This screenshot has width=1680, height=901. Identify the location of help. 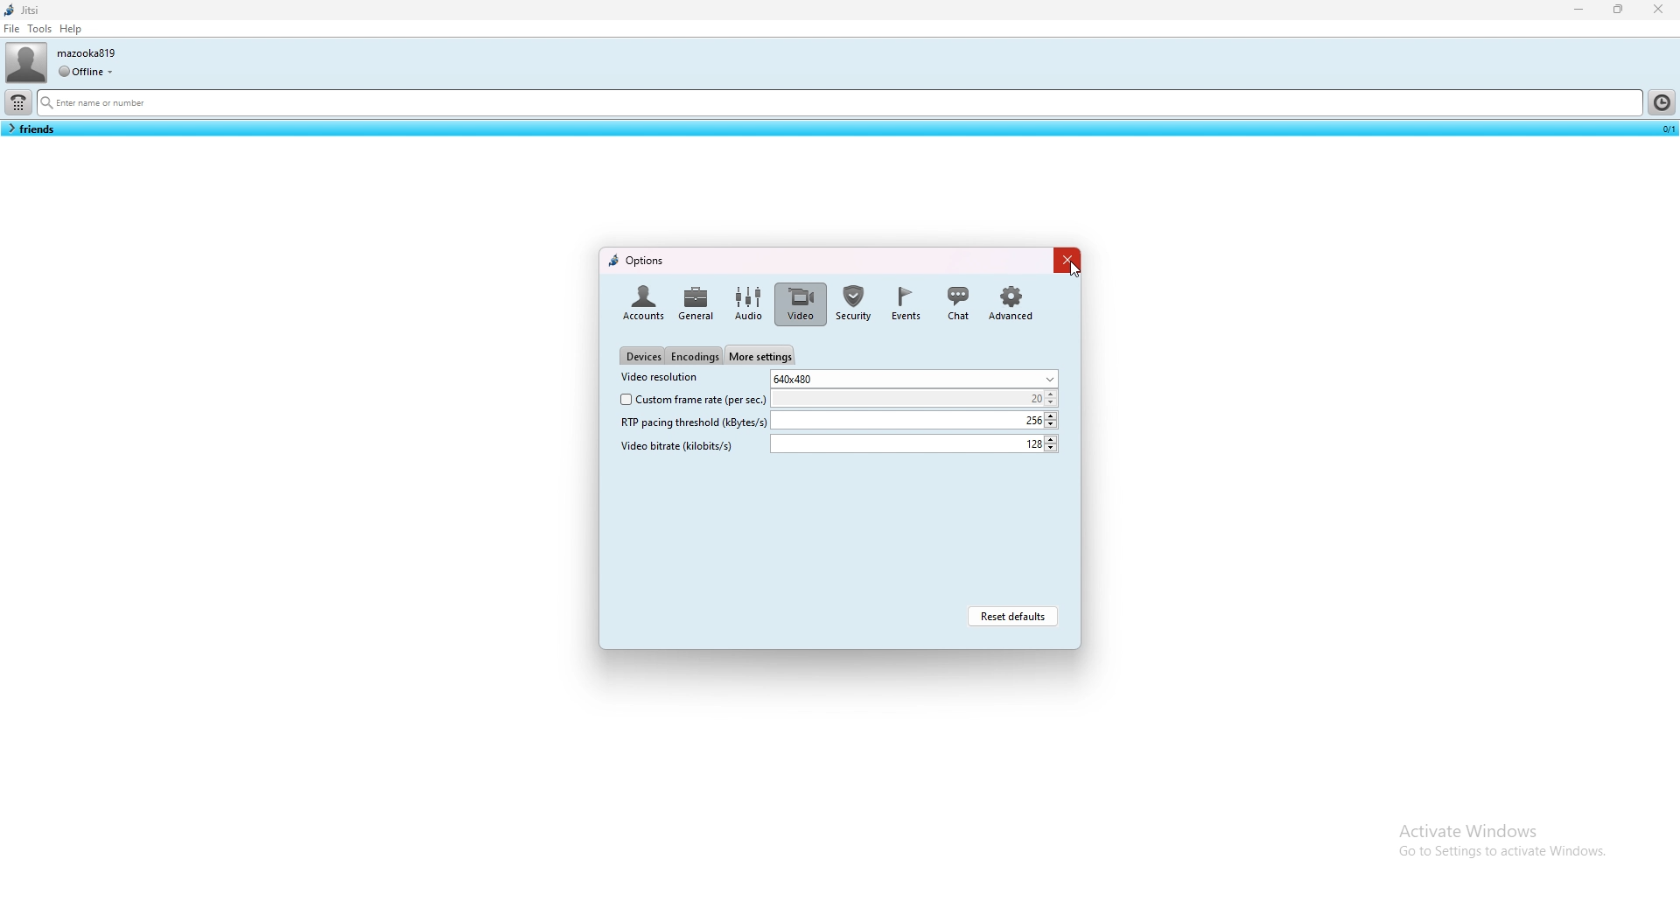
(72, 29).